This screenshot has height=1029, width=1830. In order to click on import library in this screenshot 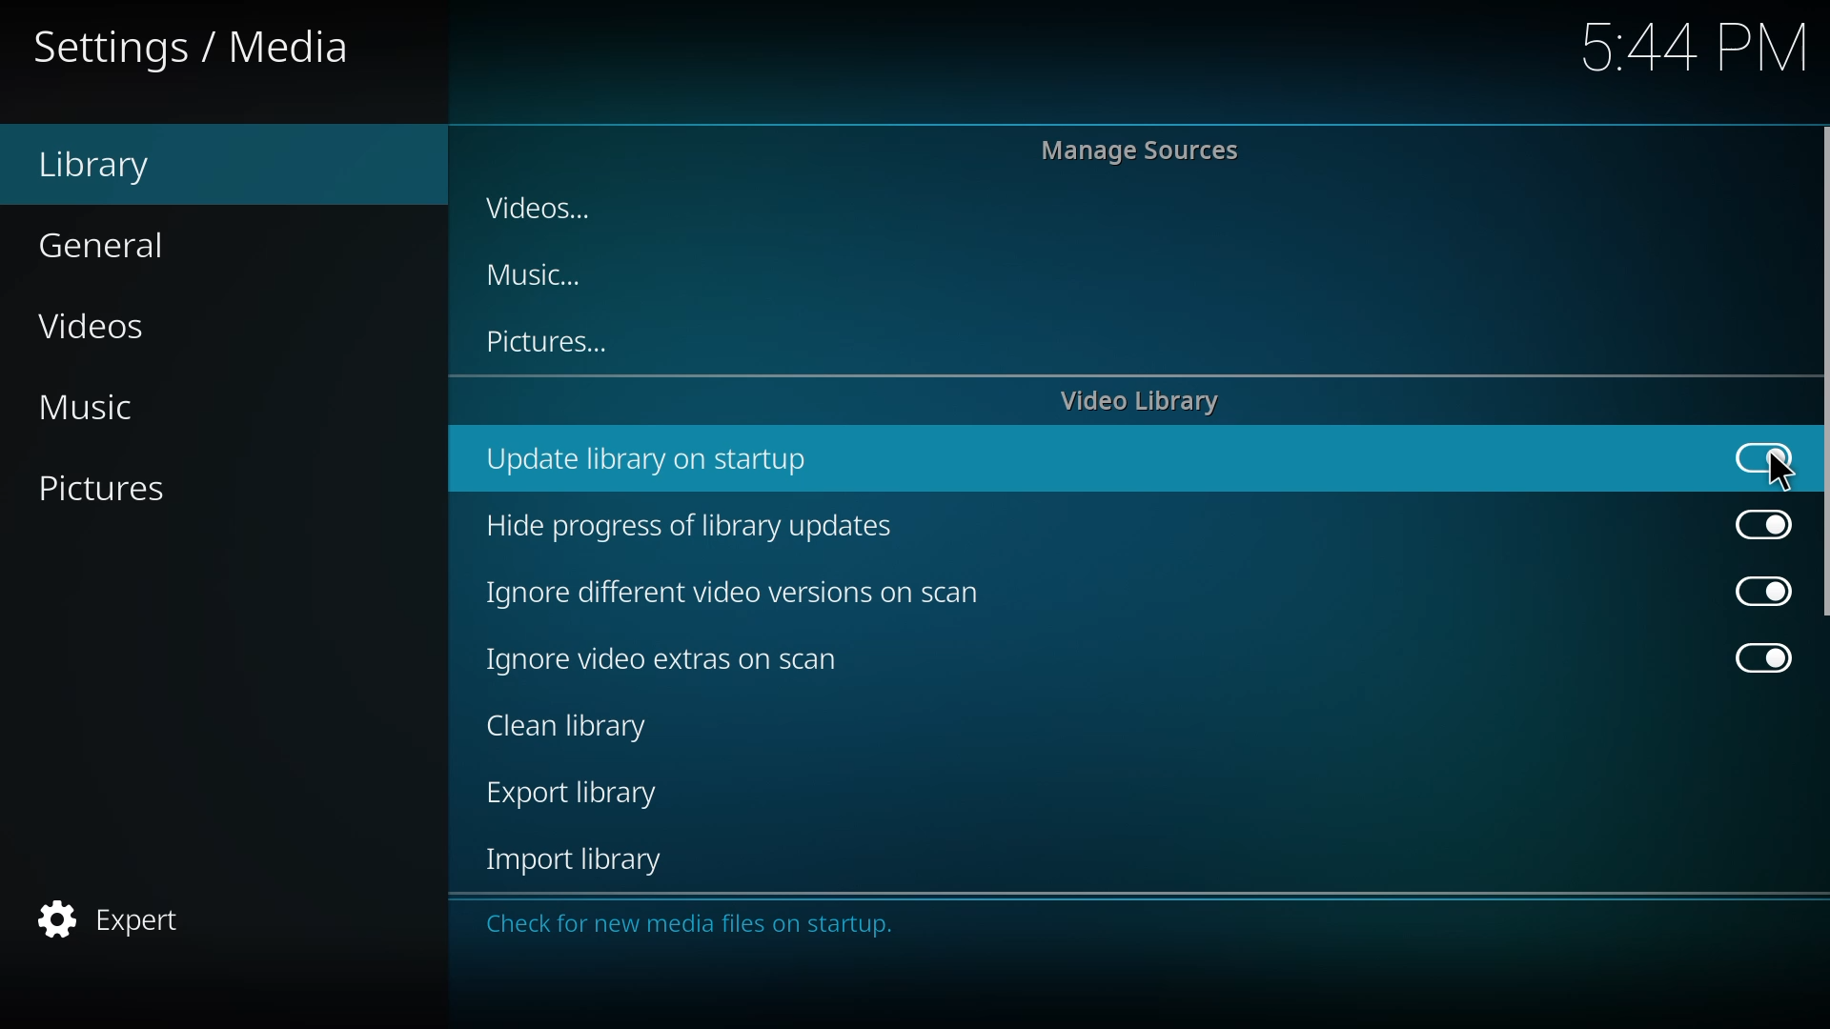, I will do `click(579, 857)`.